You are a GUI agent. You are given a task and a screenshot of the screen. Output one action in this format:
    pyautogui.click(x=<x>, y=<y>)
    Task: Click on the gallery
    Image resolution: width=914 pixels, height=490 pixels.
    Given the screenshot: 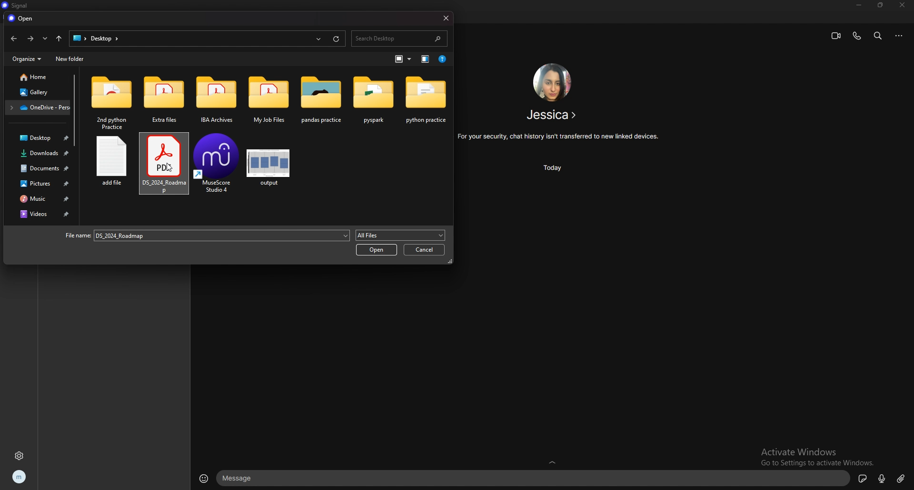 What is the action you would take?
    pyautogui.click(x=37, y=93)
    